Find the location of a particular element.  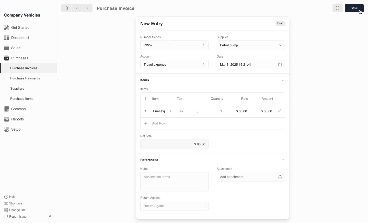

Add invoice terms is located at coordinates (175, 182).